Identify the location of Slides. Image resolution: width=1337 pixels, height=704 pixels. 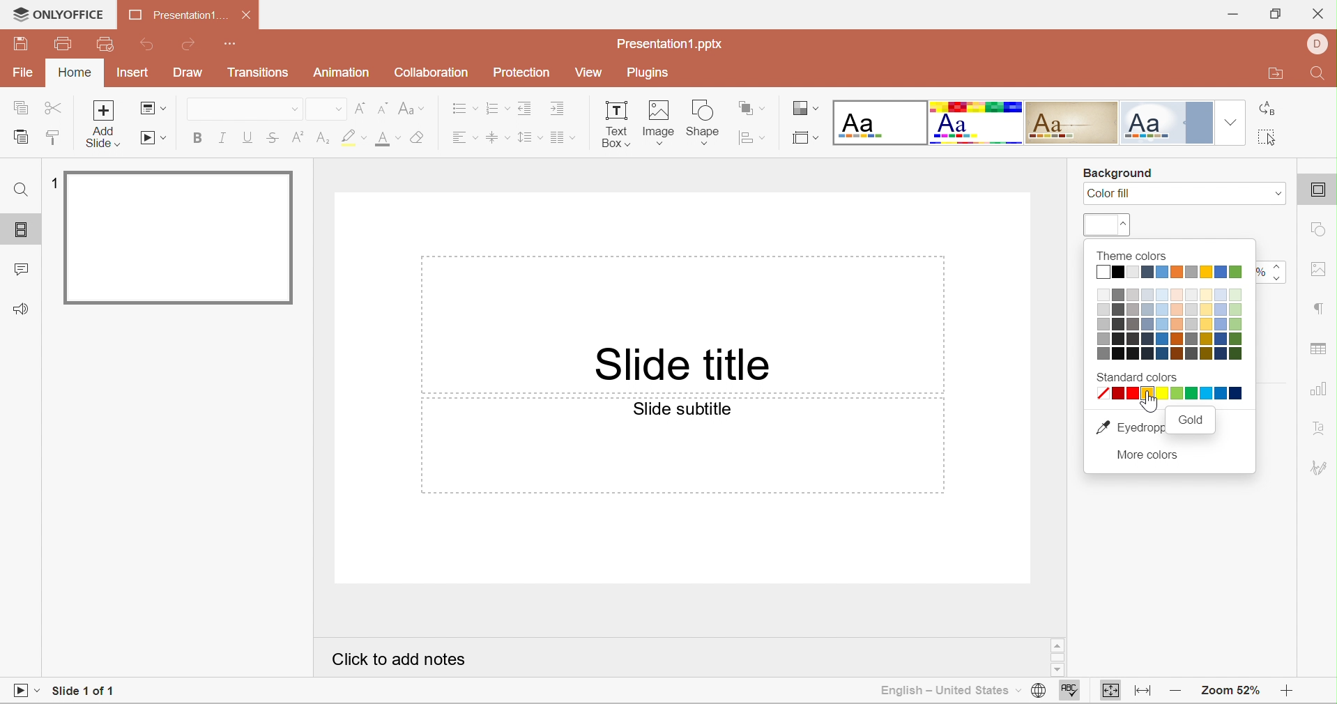
(22, 230).